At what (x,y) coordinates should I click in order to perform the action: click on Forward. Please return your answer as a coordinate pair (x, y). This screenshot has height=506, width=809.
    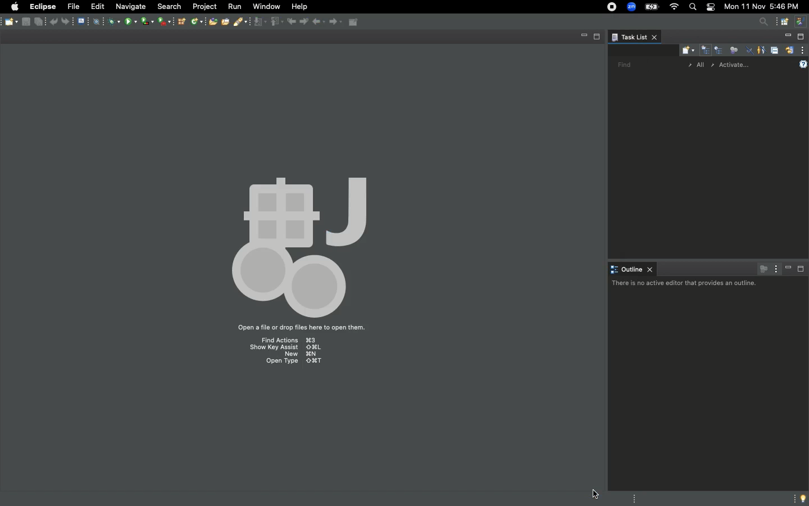
    Looking at the image, I should click on (70, 21).